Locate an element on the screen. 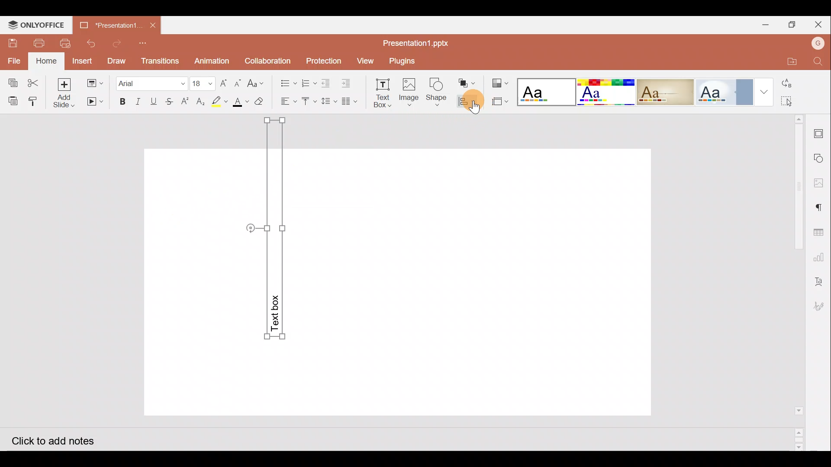 The image size is (831, 467). Copy style is located at coordinates (36, 99).